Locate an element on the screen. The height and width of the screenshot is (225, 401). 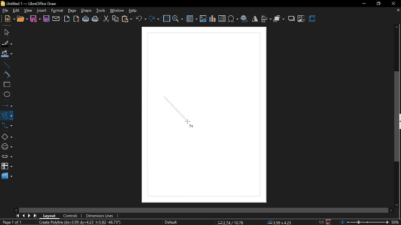
vertical scrollbar is located at coordinates (397, 117).